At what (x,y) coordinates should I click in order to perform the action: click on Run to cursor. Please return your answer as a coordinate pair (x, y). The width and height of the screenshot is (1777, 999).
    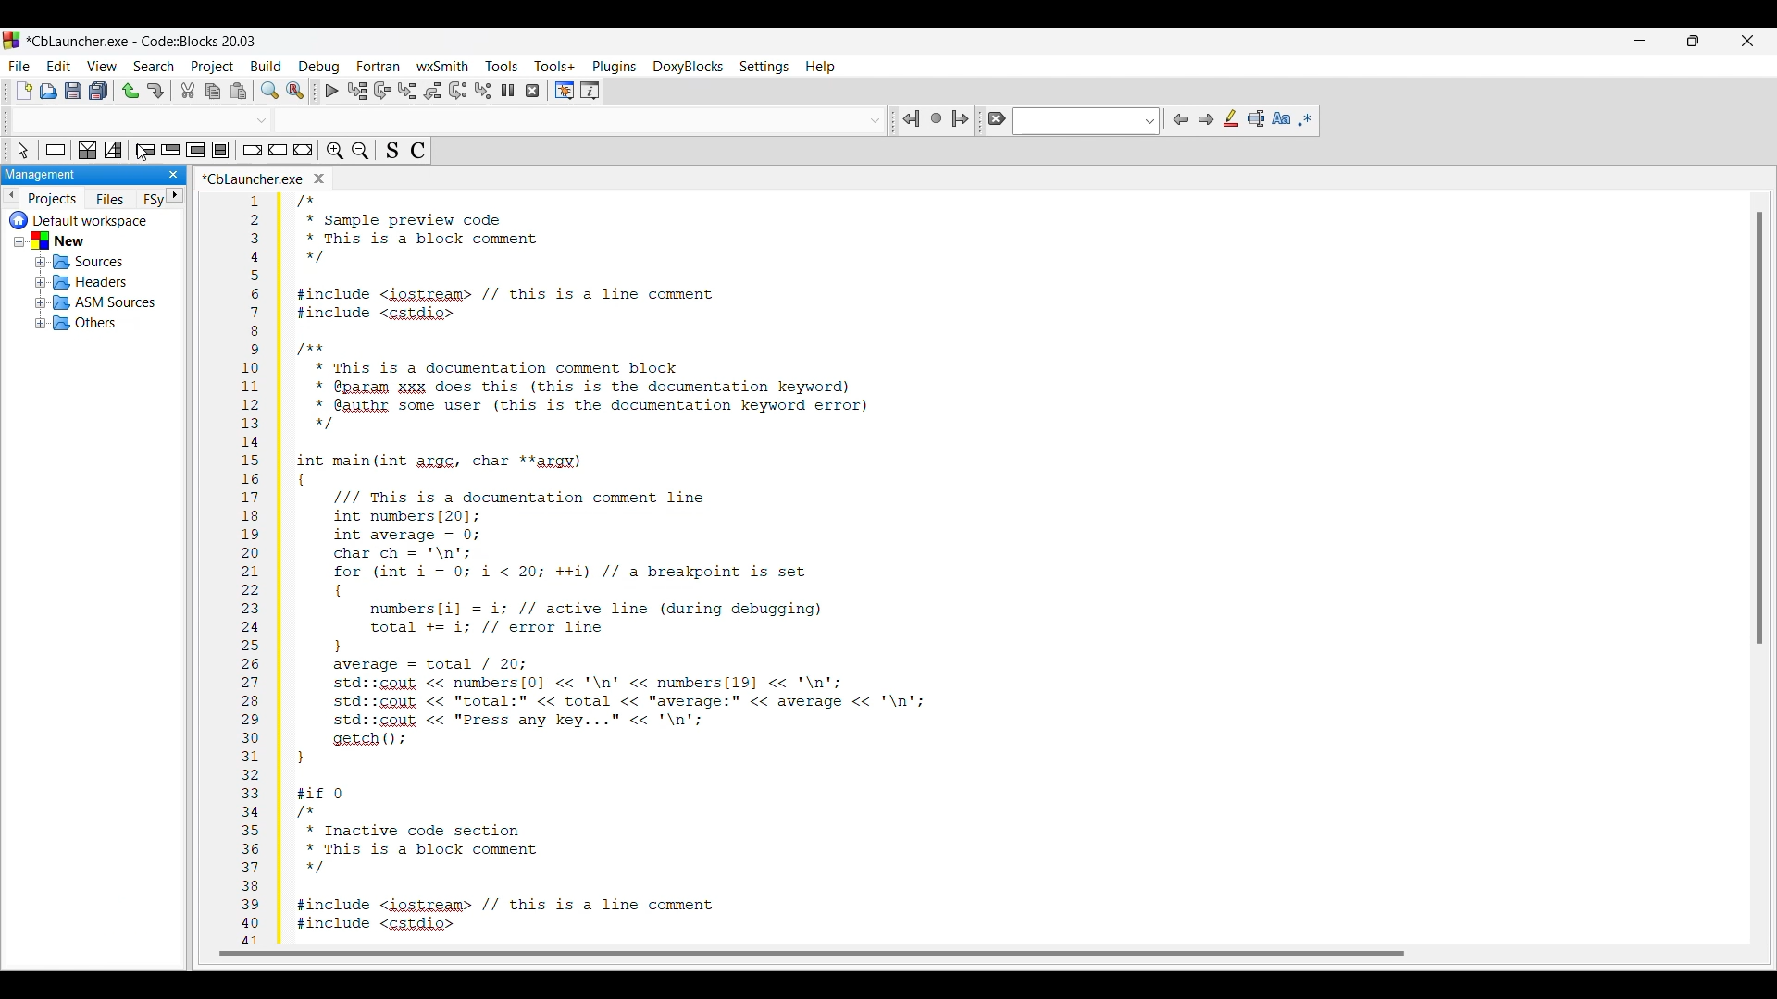
    Looking at the image, I should click on (357, 91).